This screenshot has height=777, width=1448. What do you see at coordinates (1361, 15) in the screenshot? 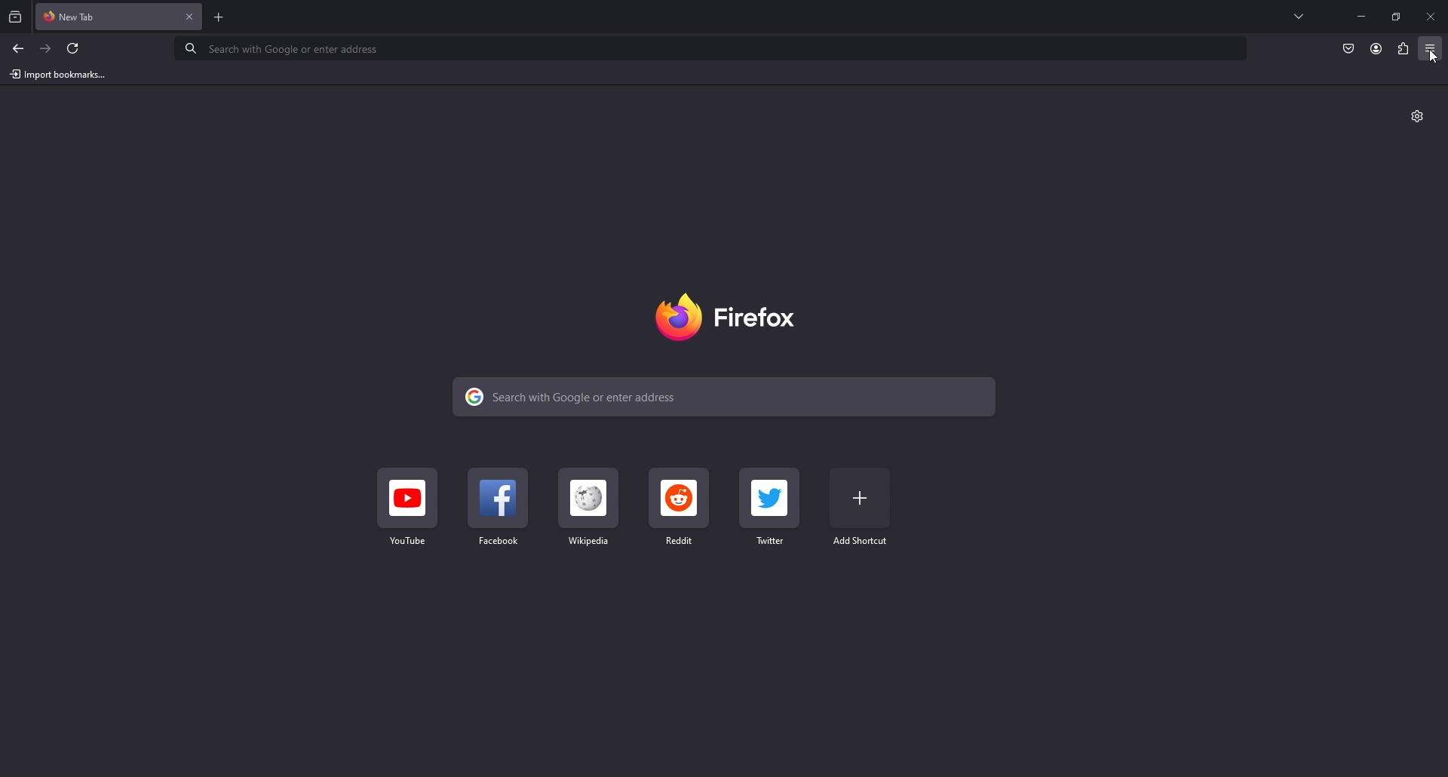
I see `minimize` at bounding box center [1361, 15].